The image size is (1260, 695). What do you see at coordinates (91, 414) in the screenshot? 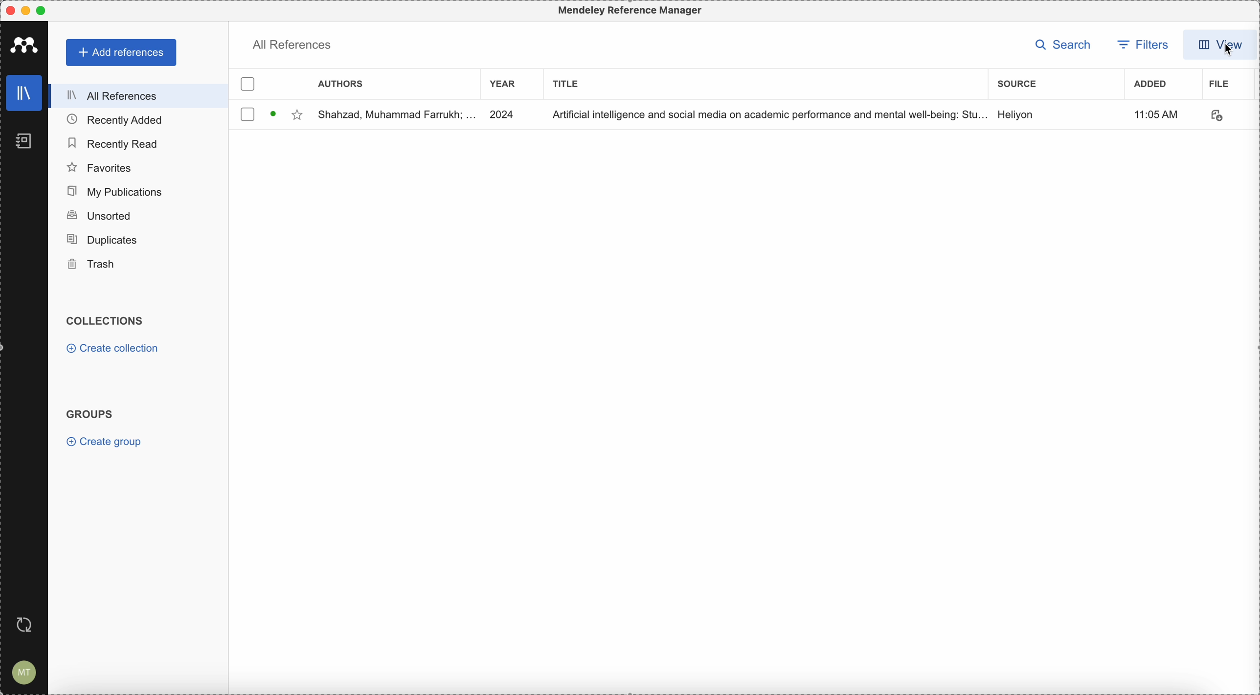
I see `groups` at bounding box center [91, 414].